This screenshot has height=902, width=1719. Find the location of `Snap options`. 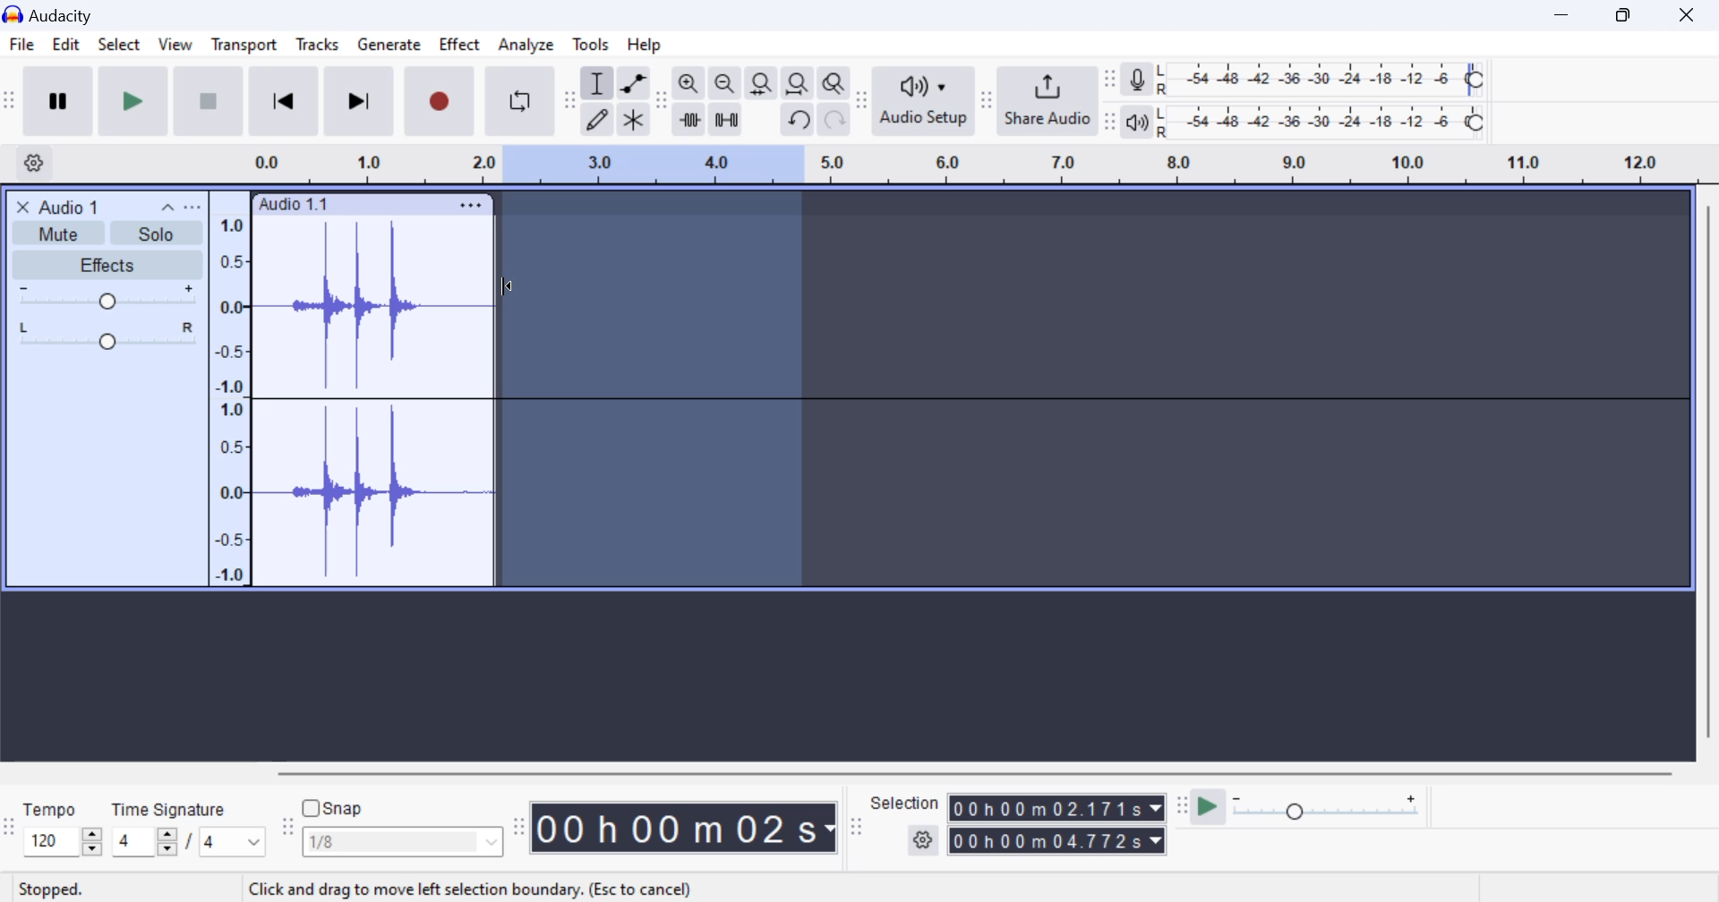

Snap options is located at coordinates (405, 846).